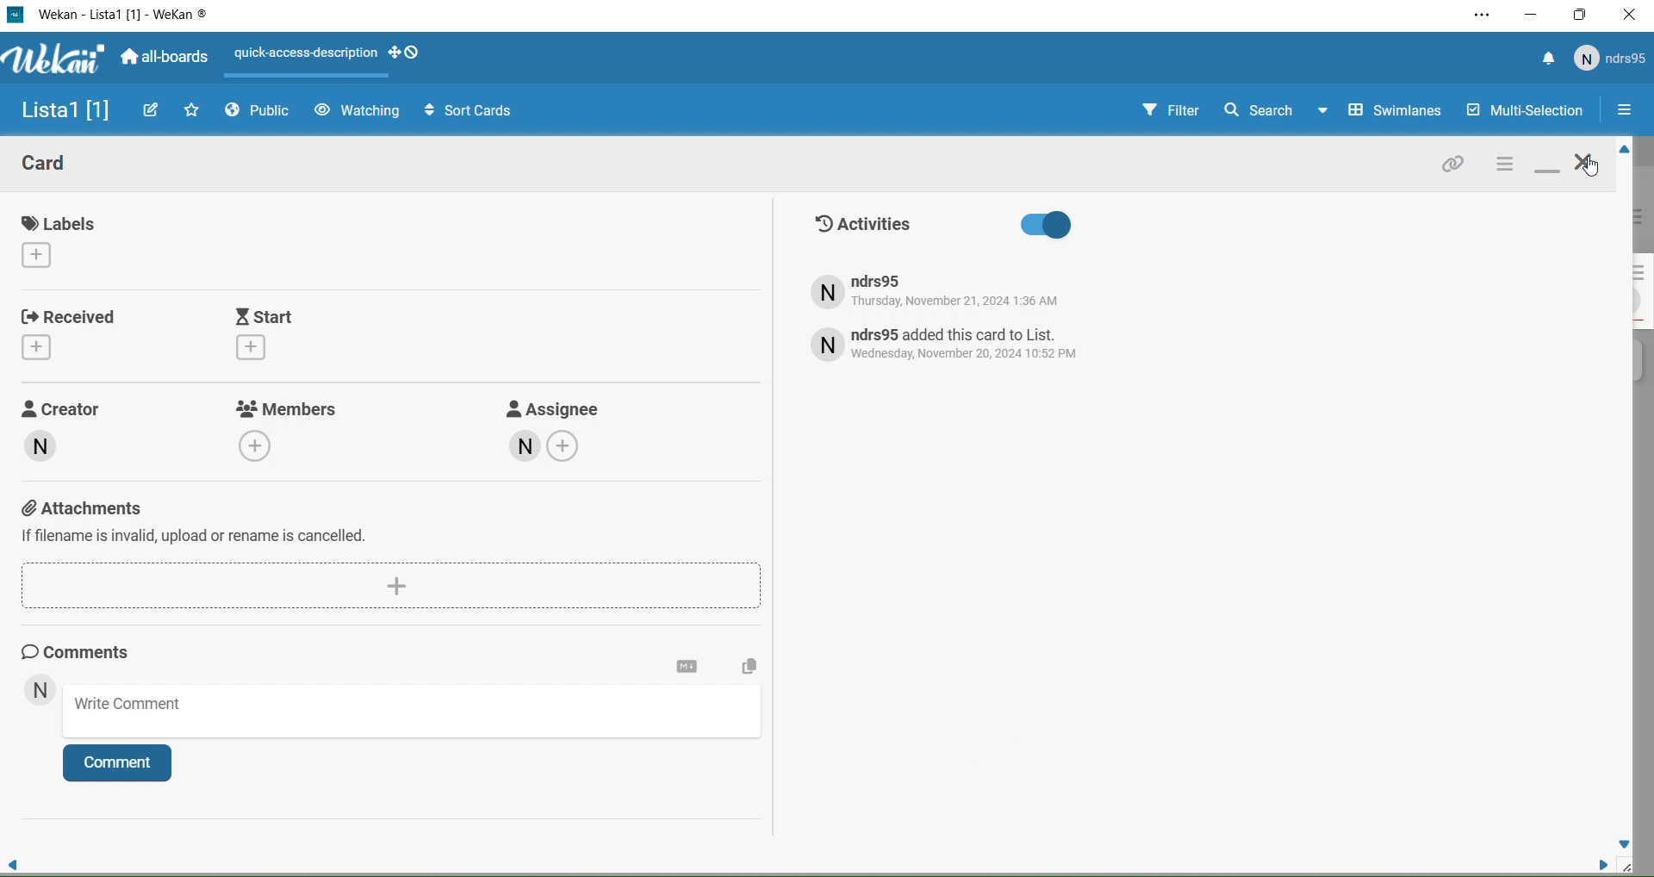 Image resolution: width=1654 pixels, height=877 pixels. Describe the element at coordinates (1624, 112) in the screenshot. I see `Options` at that location.